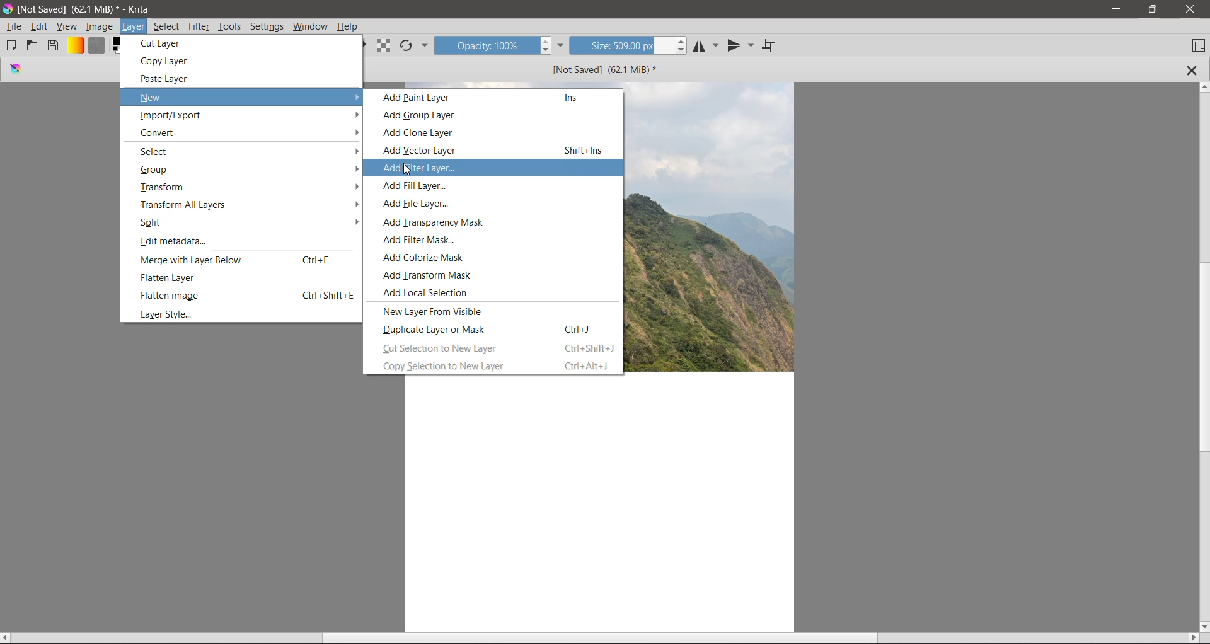 The width and height of the screenshot is (1210, 644). What do you see at coordinates (740, 46) in the screenshot?
I see `Vertical Mirror Tool` at bounding box center [740, 46].